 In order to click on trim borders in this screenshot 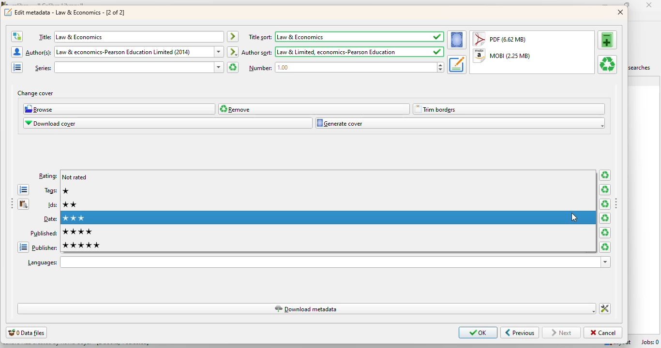, I will do `click(510, 109)`.